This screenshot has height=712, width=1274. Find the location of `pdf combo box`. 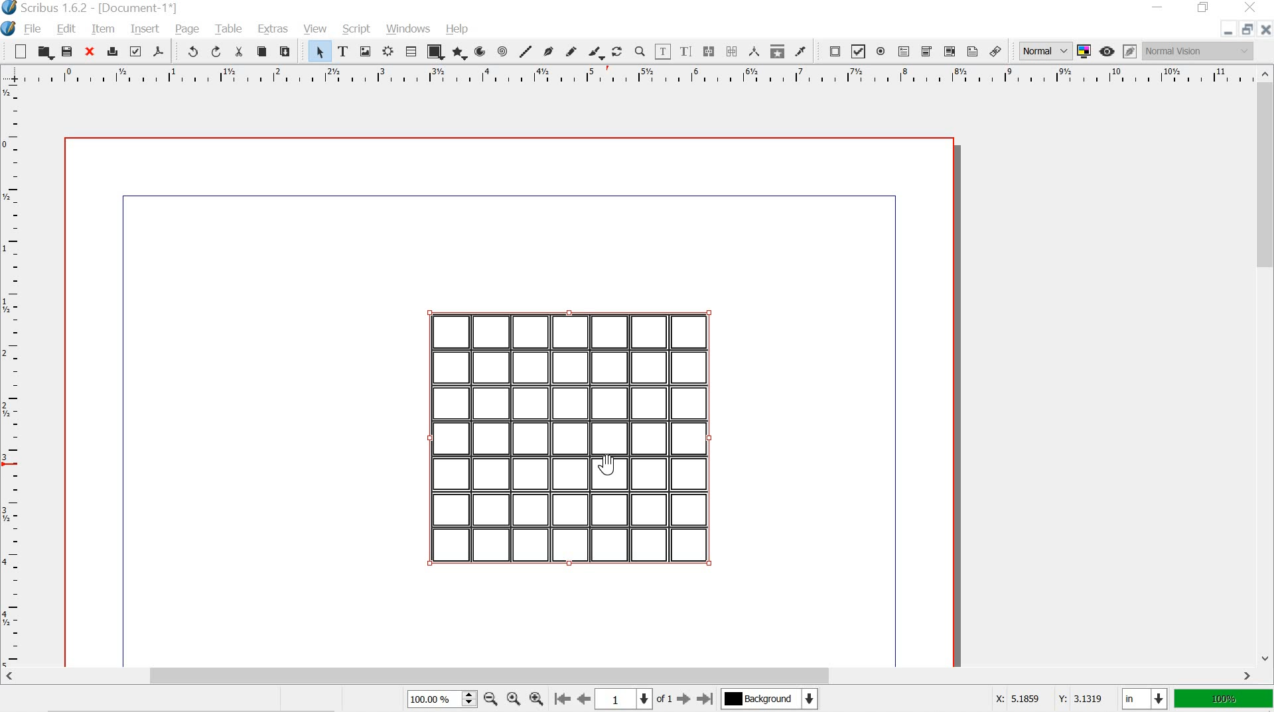

pdf combo box is located at coordinates (926, 52).